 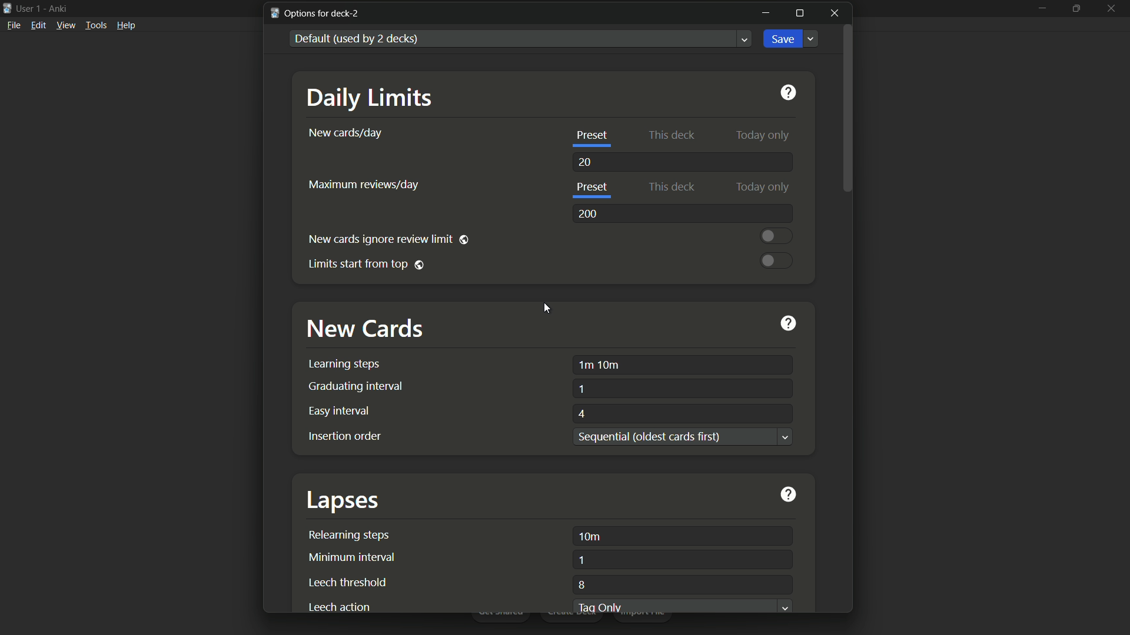 What do you see at coordinates (585, 163) in the screenshot?
I see `20` at bounding box center [585, 163].